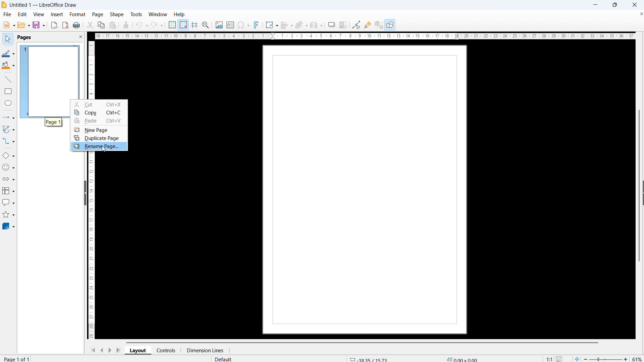 This screenshot has width=644, height=362. Describe the element at coordinates (9, 103) in the screenshot. I see `ellipse` at that location.